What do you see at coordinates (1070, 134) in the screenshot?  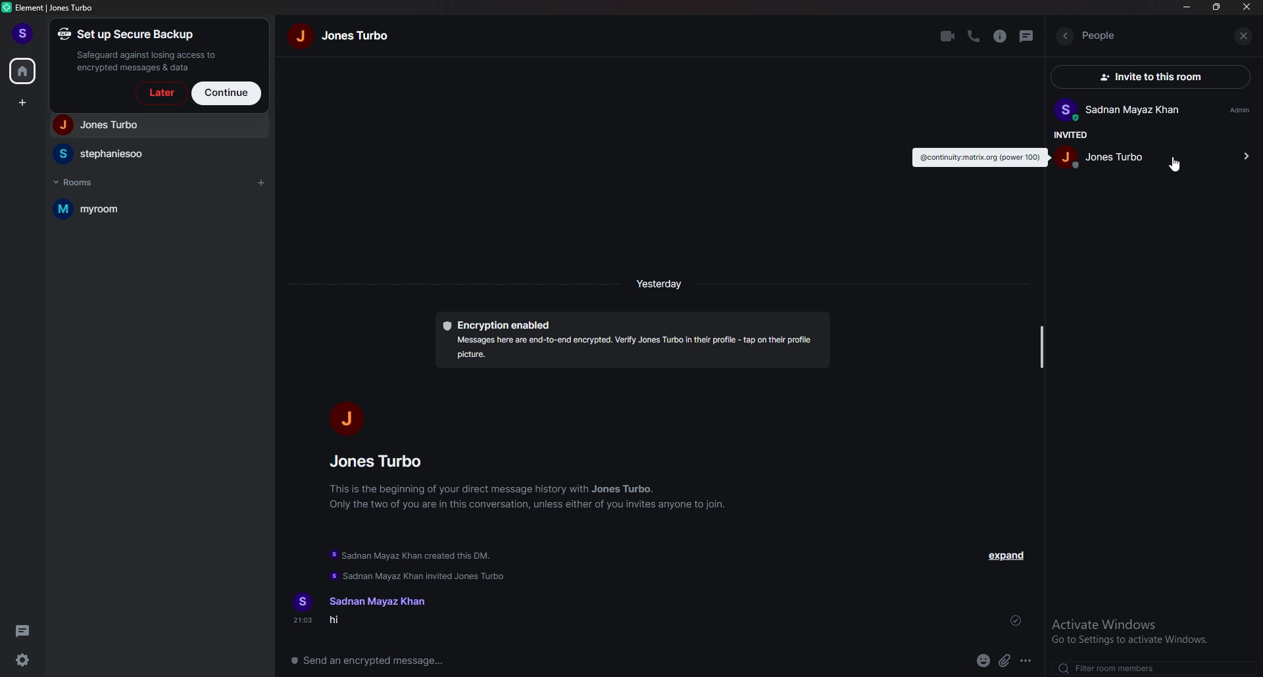 I see `invited` at bounding box center [1070, 134].